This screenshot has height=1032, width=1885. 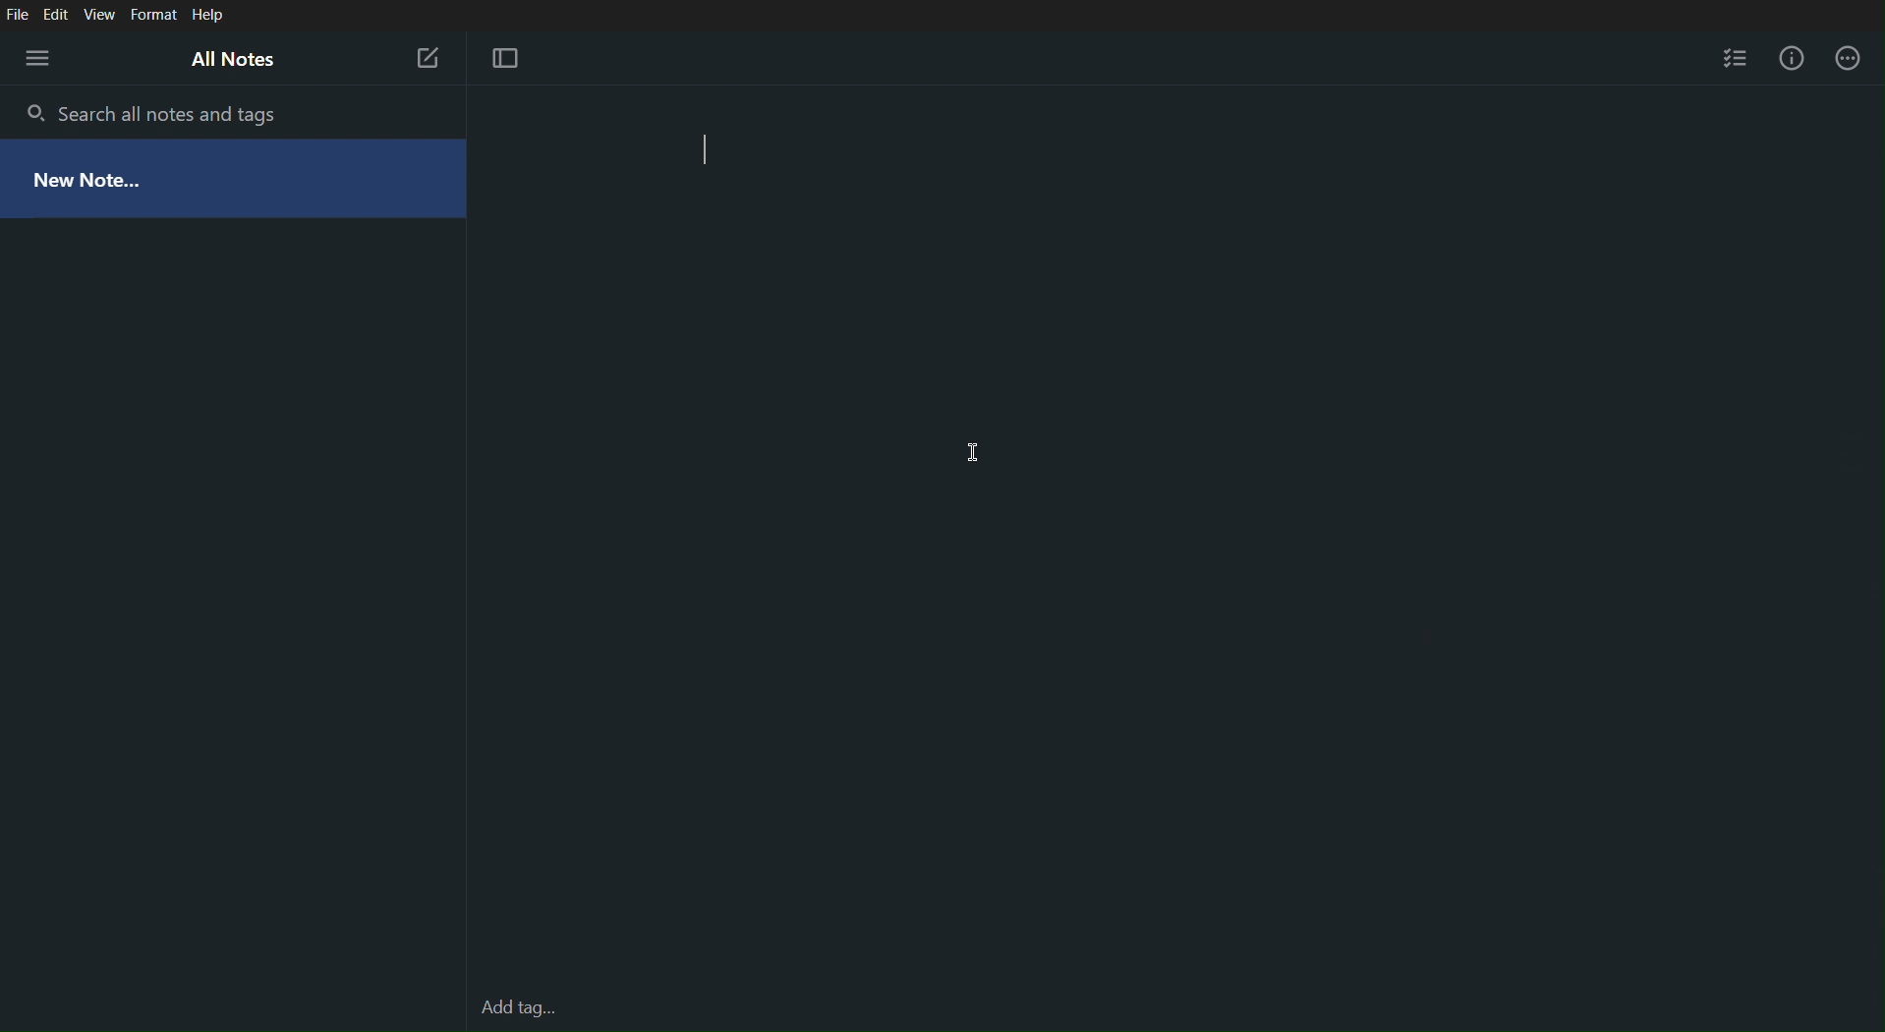 I want to click on Edit, so click(x=60, y=16).